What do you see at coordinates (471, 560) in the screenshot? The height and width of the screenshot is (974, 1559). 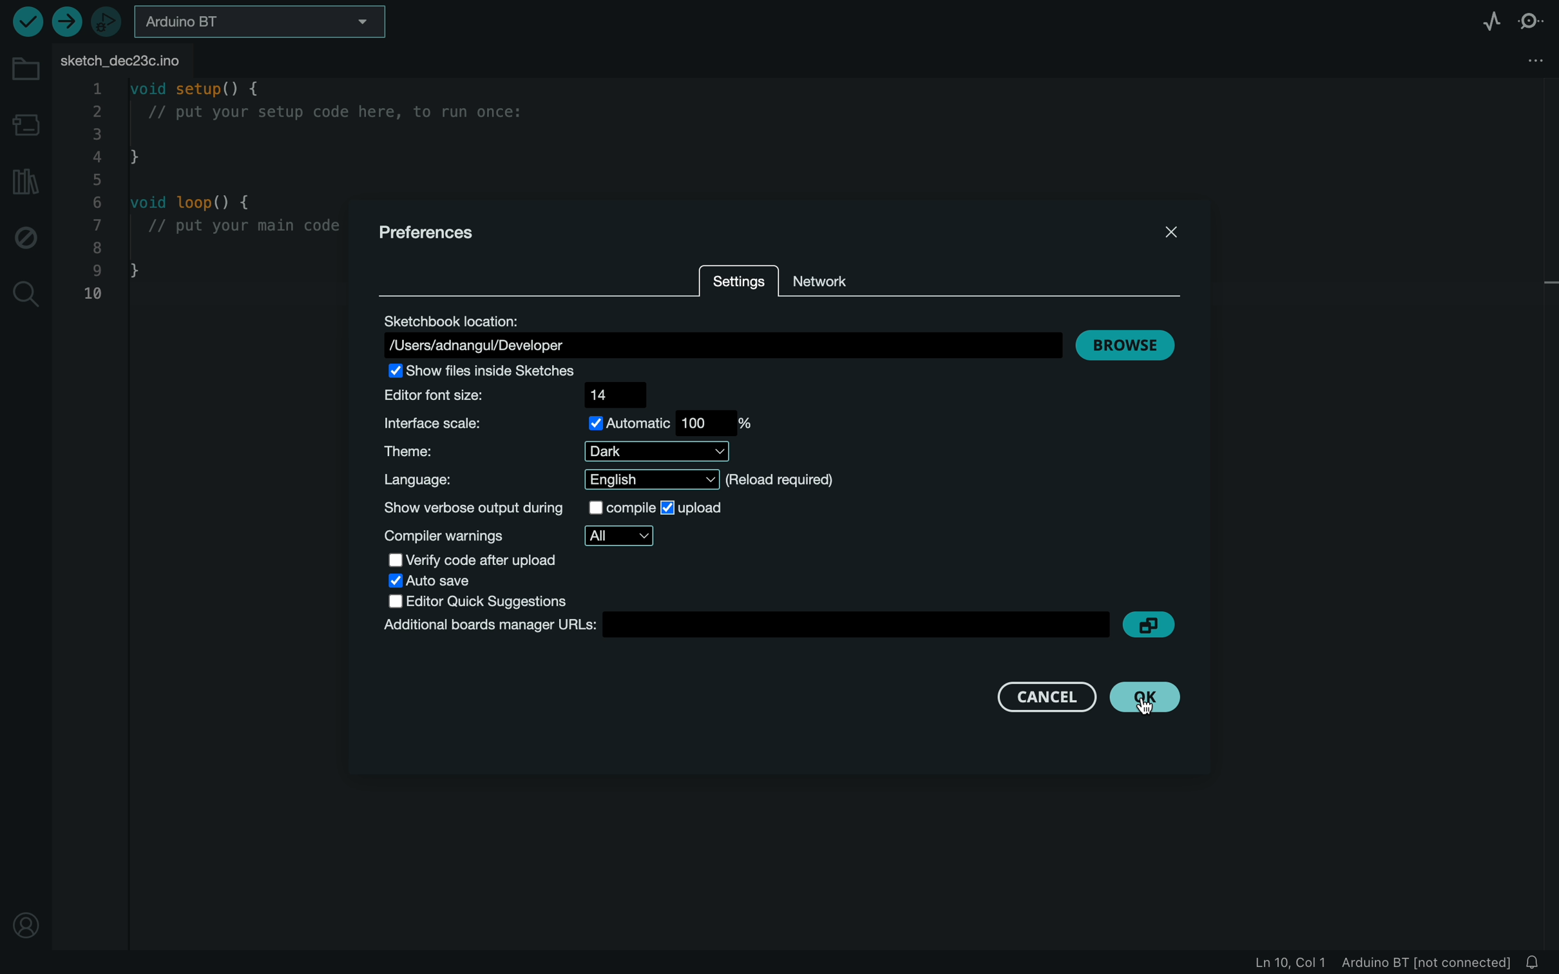 I see `verify code` at bounding box center [471, 560].